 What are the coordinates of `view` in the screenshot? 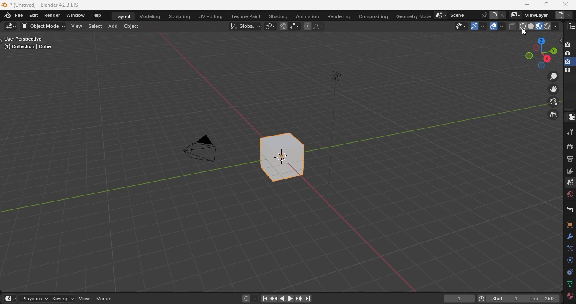 It's located at (77, 26).